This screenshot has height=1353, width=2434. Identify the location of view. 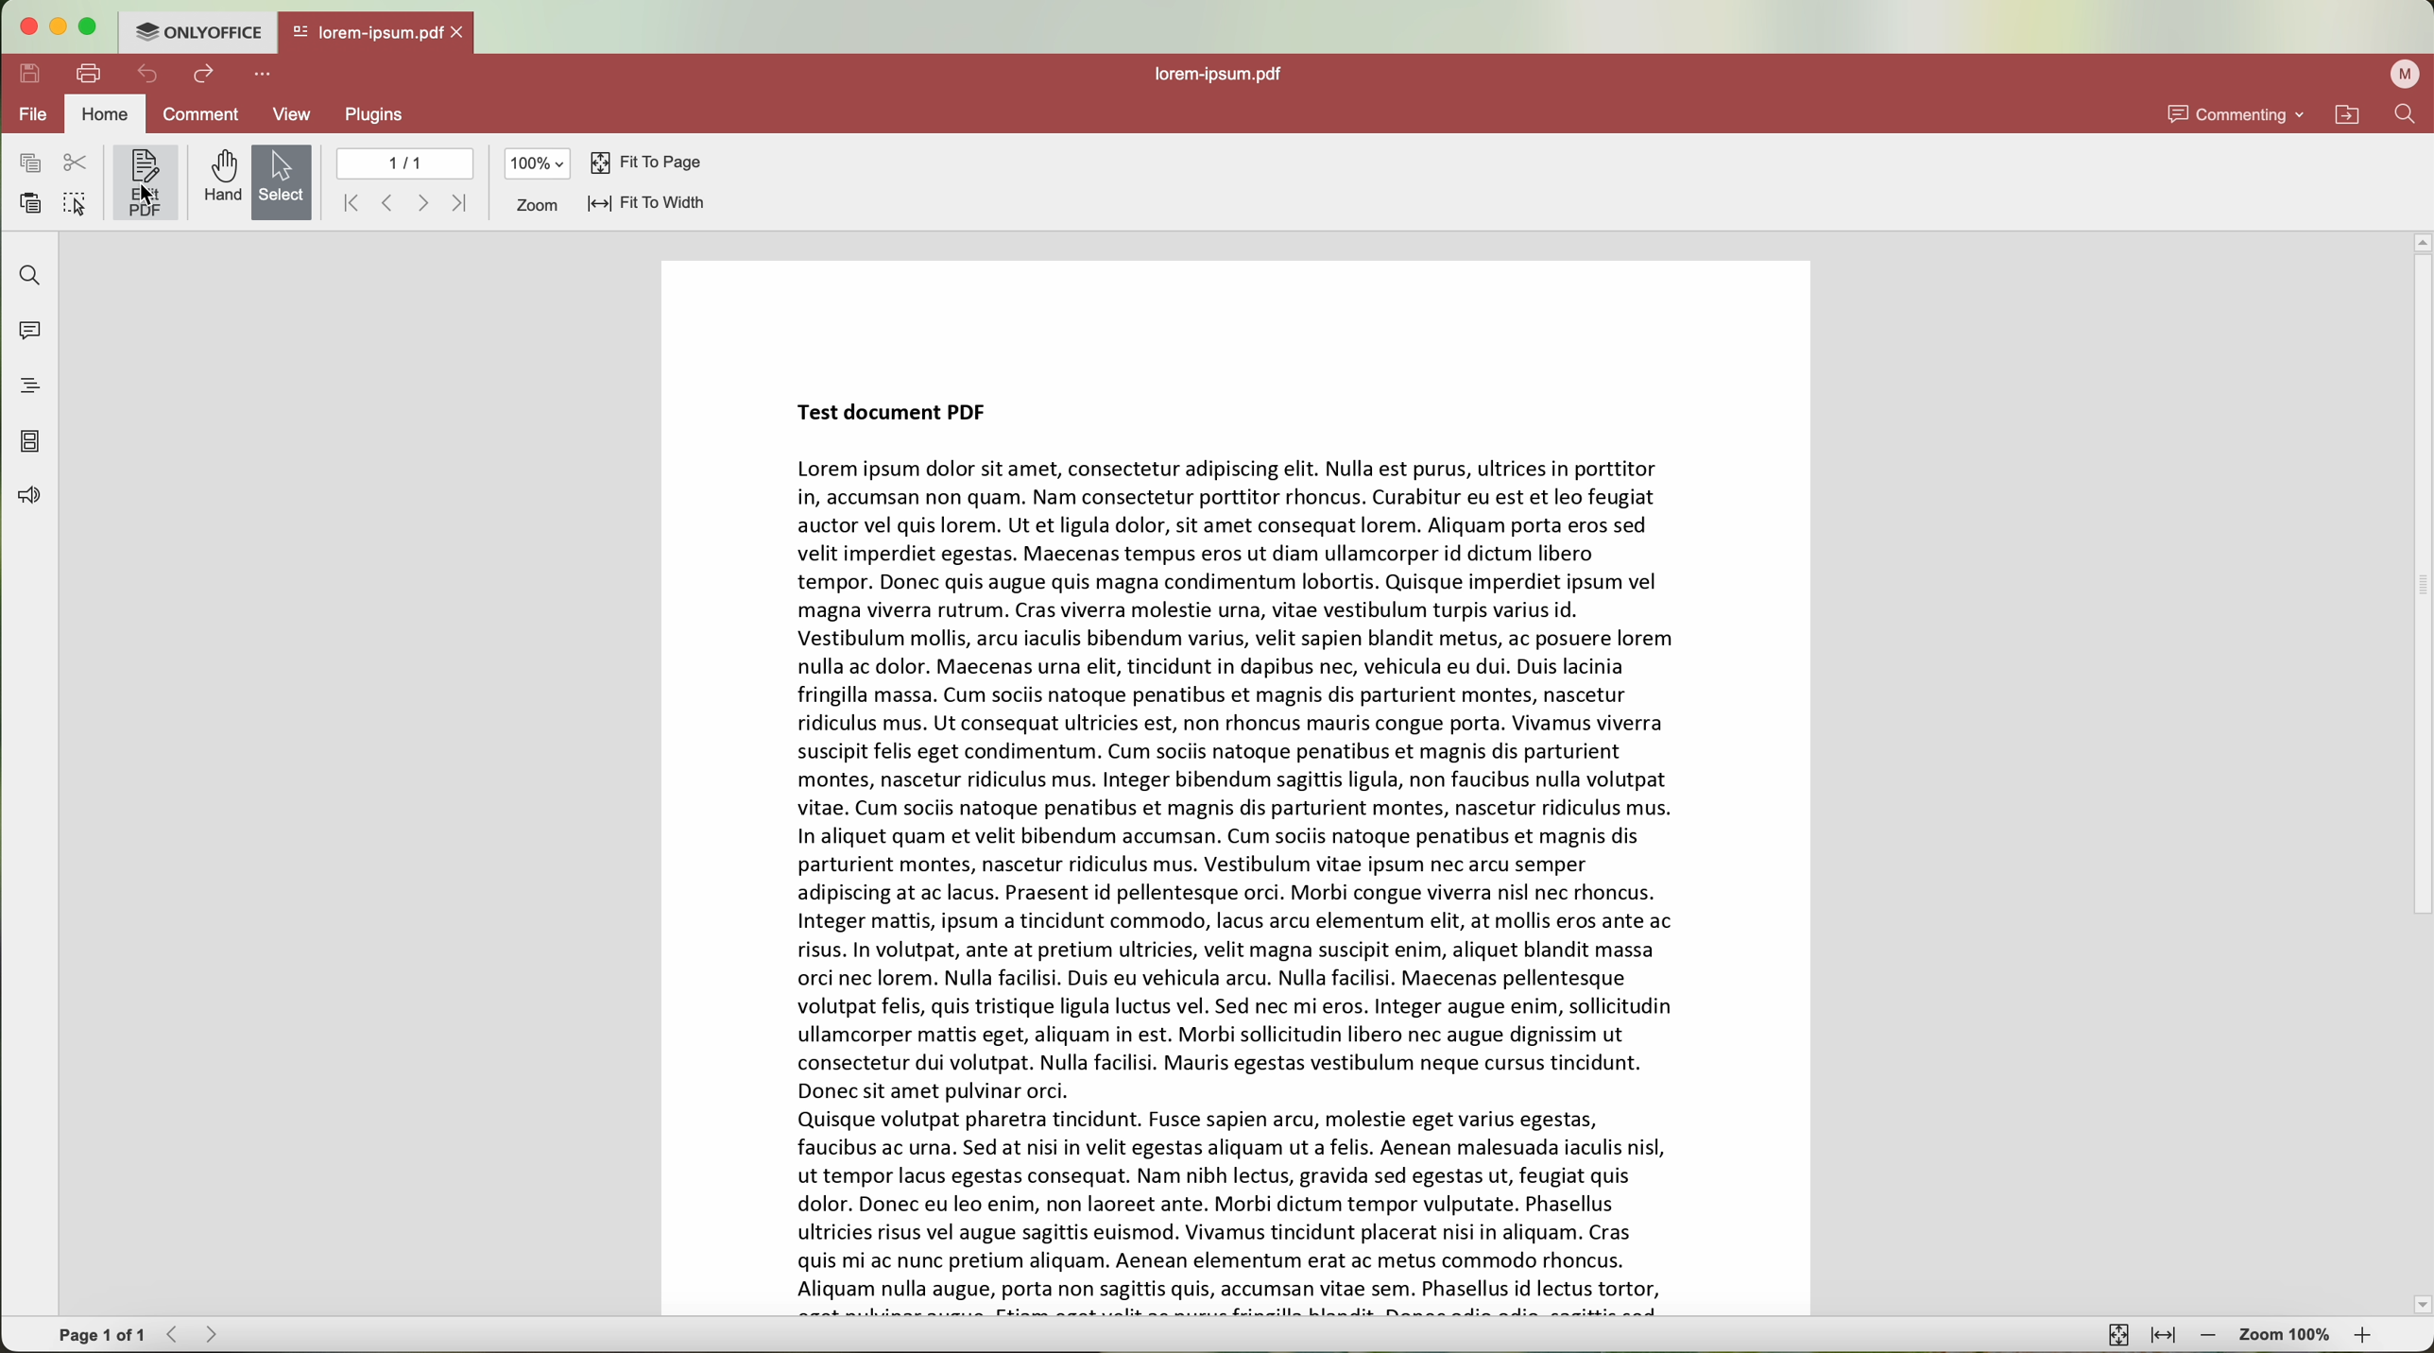
(292, 113).